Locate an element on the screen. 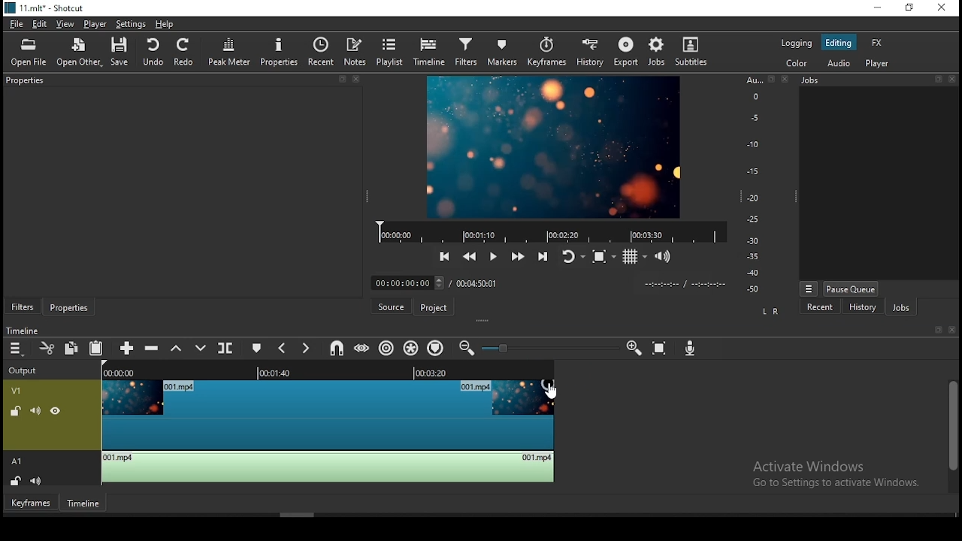 The image size is (962, 541). notes is located at coordinates (356, 52).